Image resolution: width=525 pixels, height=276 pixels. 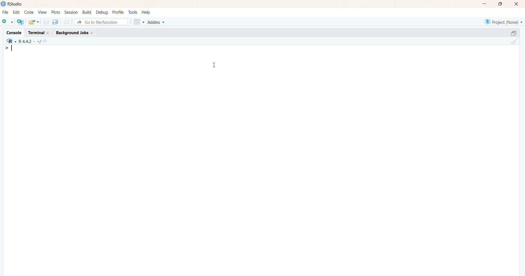 What do you see at coordinates (4, 13) in the screenshot?
I see `File` at bounding box center [4, 13].